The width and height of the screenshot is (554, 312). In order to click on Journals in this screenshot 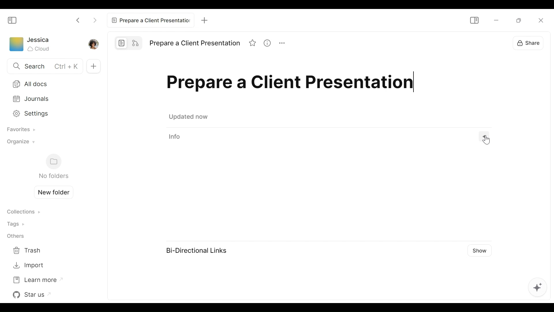, I will do `click(50, 99)`.